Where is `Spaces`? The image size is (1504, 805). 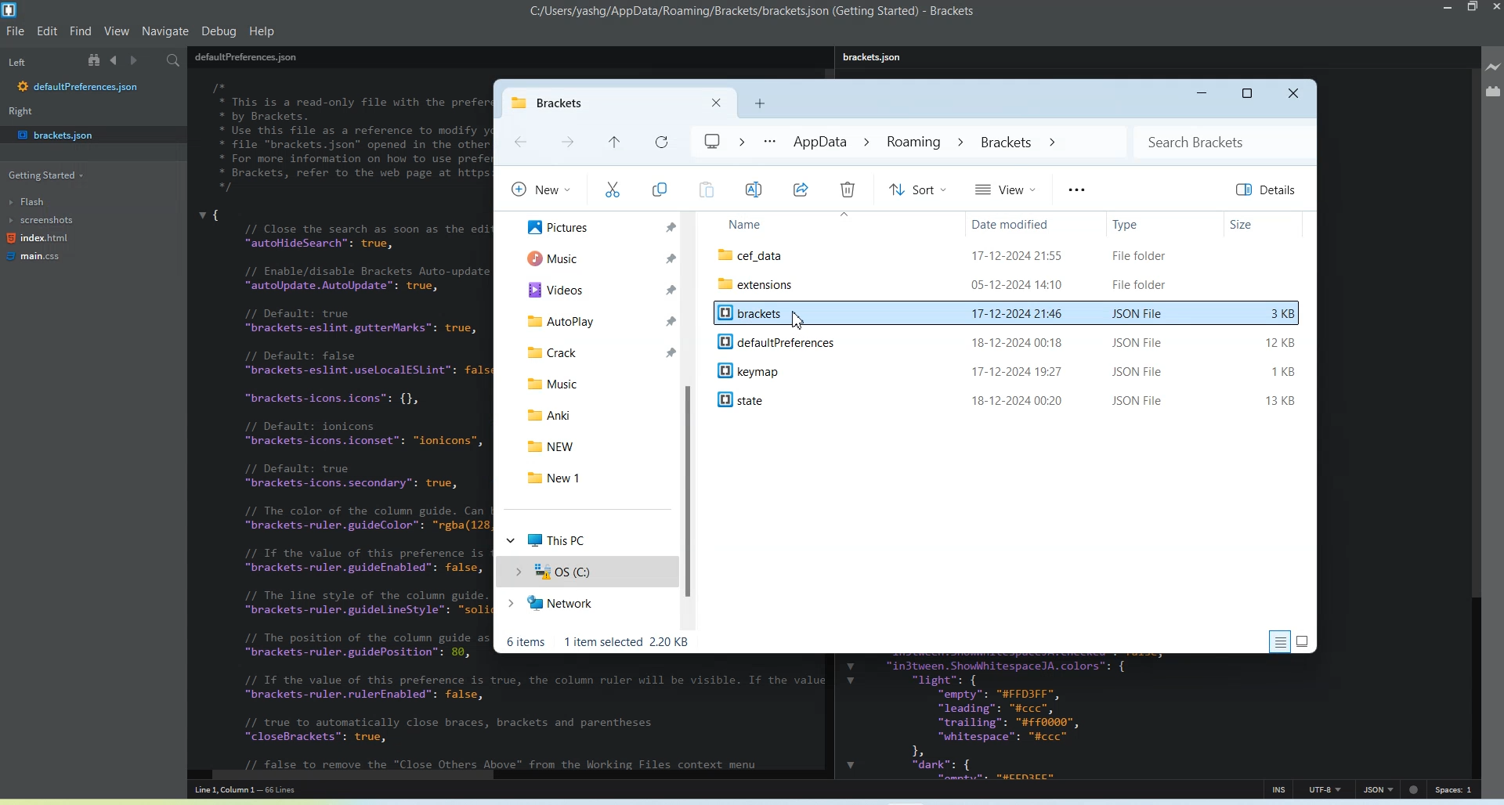 Spaces is located at coordinates (1455, 789).